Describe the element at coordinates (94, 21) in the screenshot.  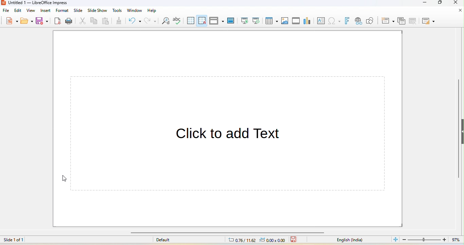
I see `copy` at that location.